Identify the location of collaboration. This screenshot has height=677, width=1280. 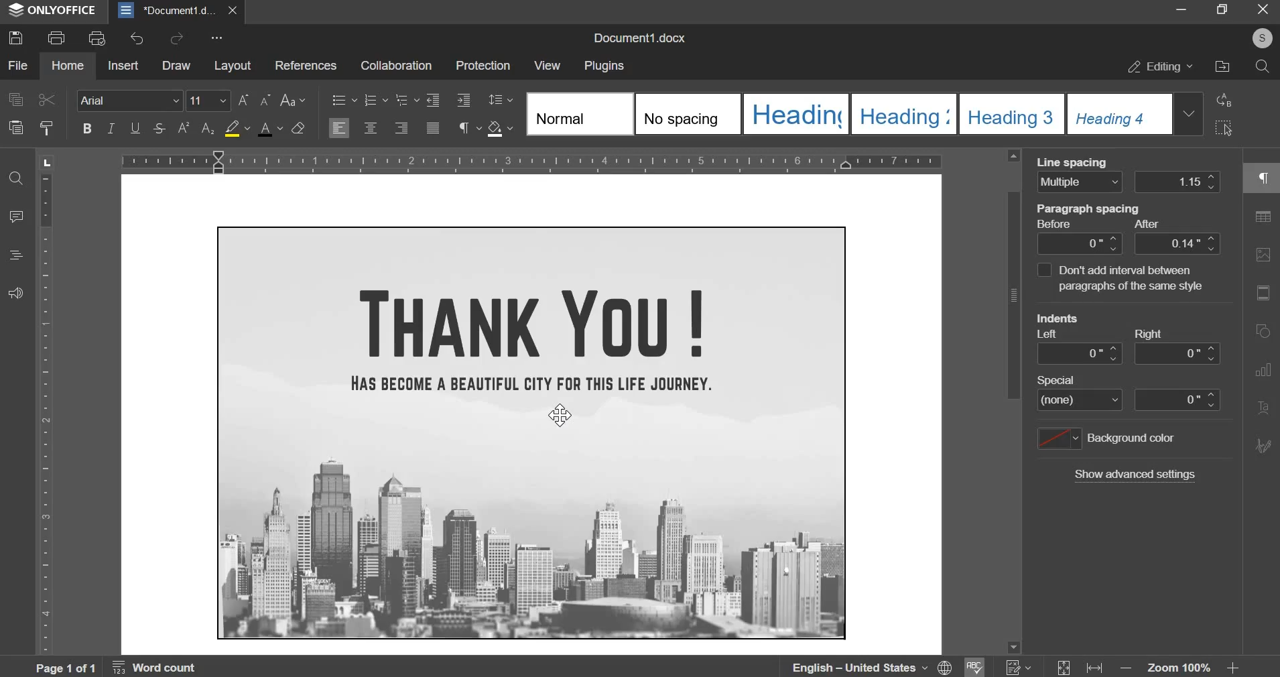
(396, 65).